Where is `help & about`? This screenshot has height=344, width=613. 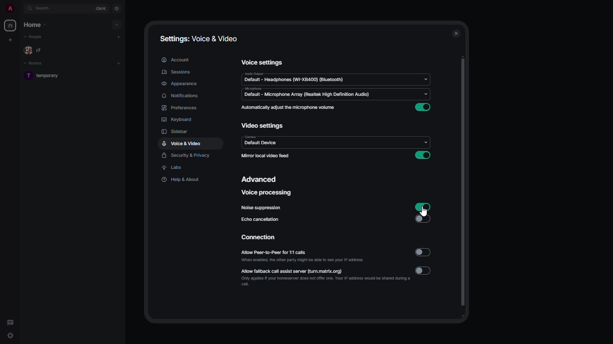
help & about is located at coordinates (181, 180).